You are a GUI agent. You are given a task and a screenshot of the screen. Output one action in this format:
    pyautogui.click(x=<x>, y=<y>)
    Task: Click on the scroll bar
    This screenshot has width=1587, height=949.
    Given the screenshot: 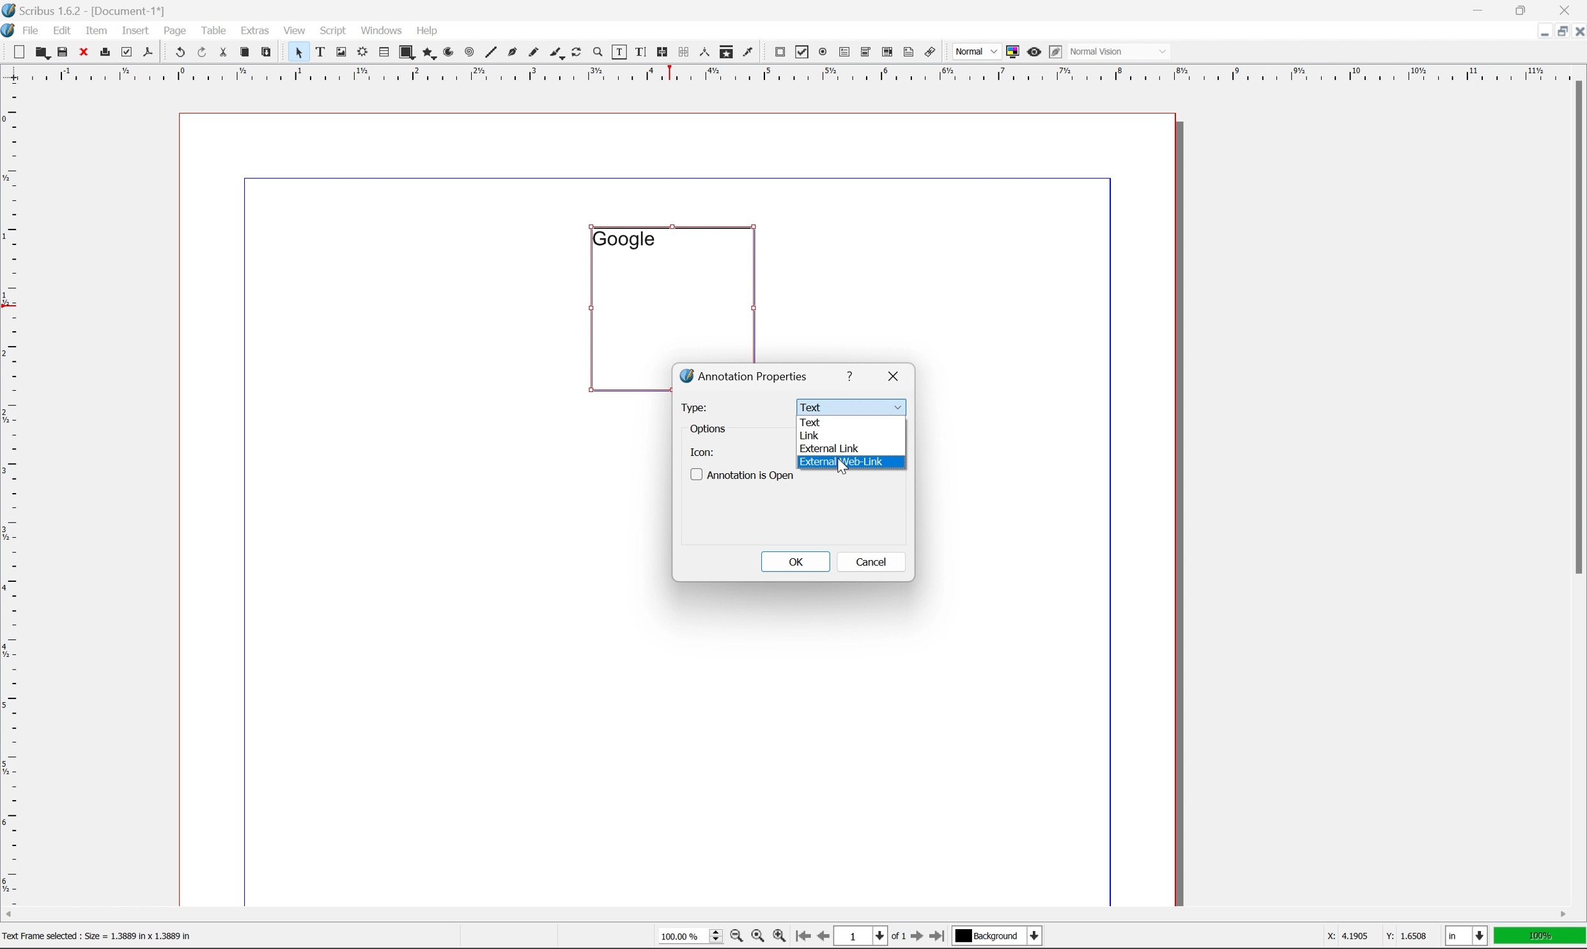 What is the action you would take?
    pyautogui.click(x=1576, y=326)
    